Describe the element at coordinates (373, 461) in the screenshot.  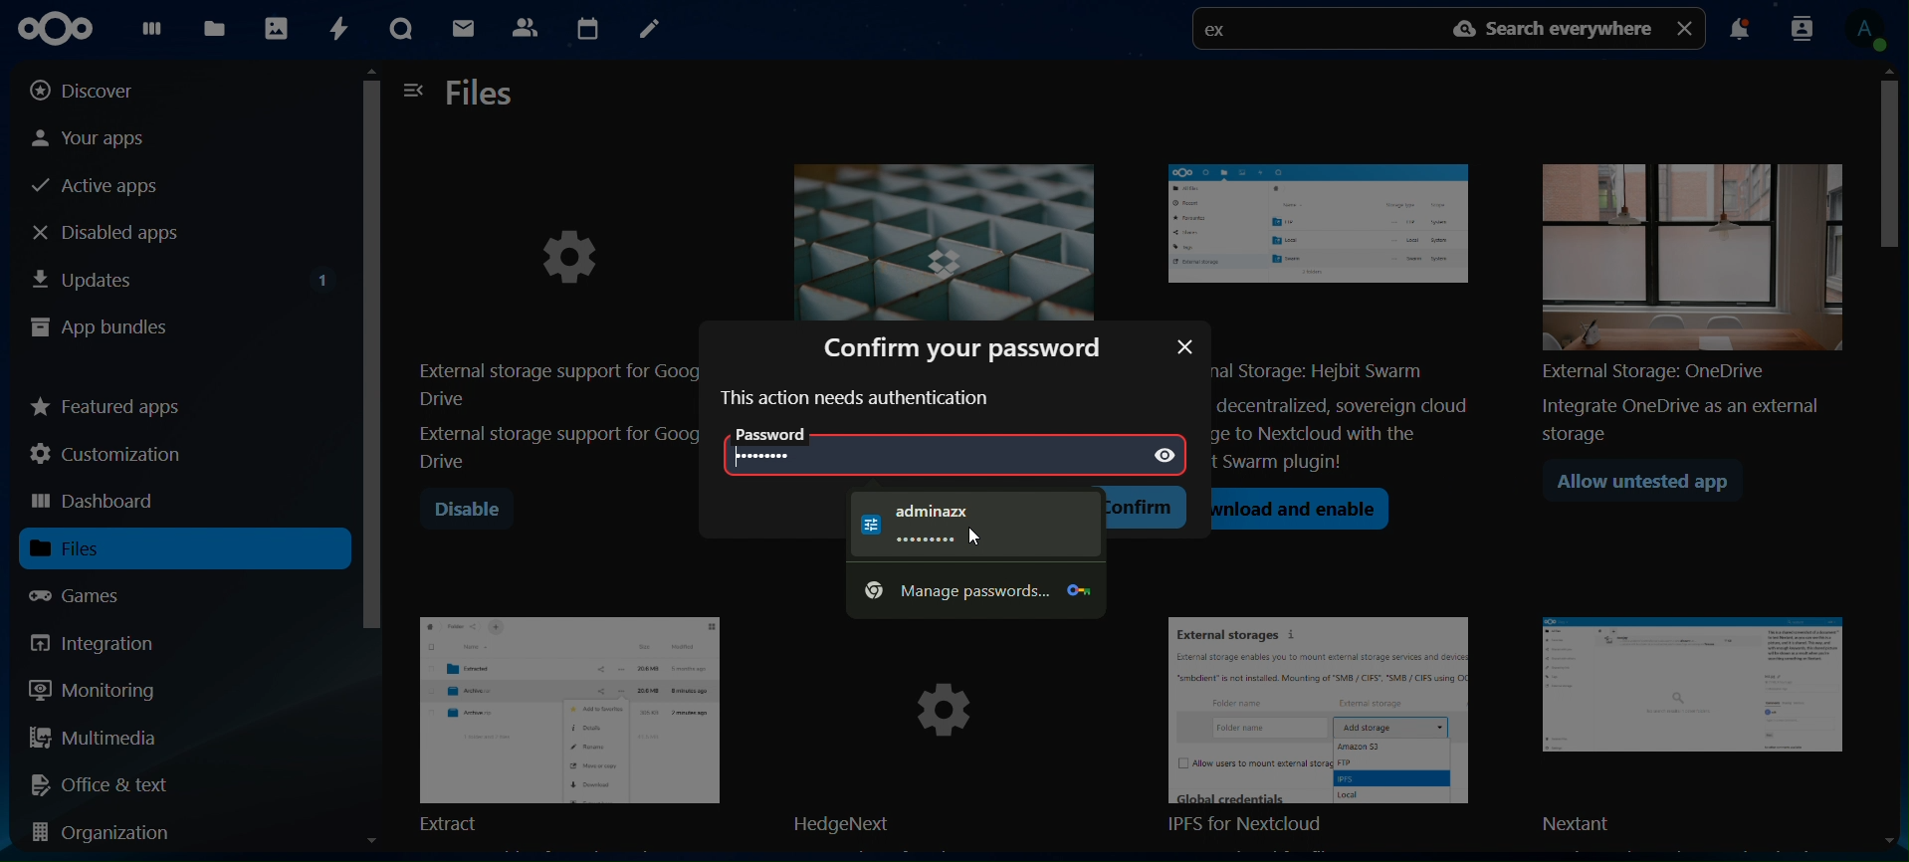
I see `scrollbar` at that location.